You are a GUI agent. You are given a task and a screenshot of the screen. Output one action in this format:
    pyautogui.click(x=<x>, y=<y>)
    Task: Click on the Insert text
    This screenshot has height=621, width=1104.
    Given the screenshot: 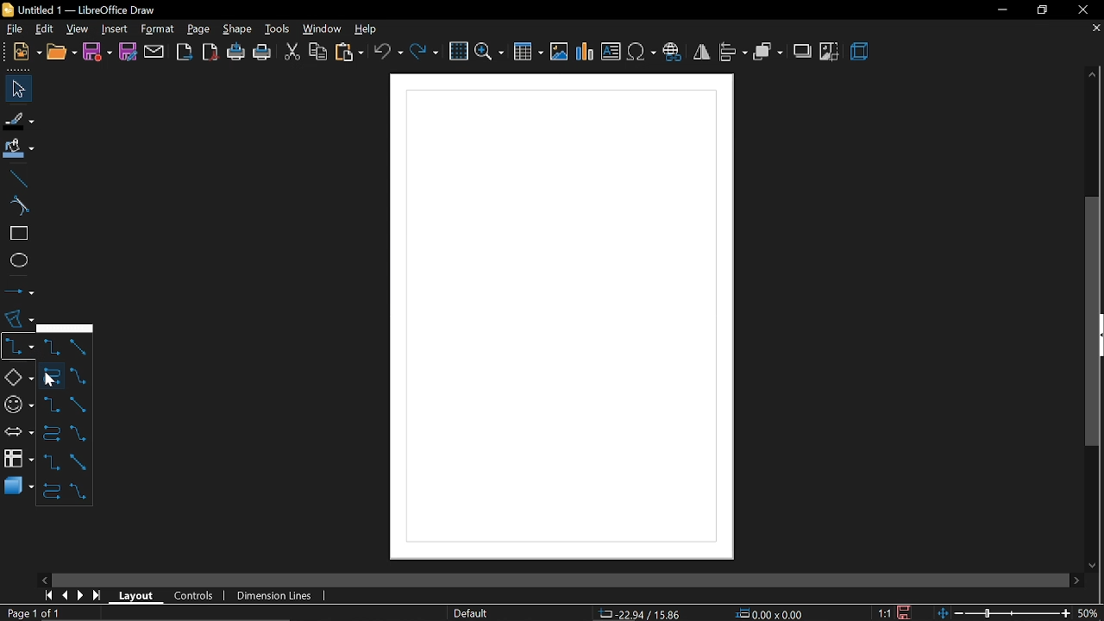 What is the action you would take?
    pyautogui.click(x=611, y=52)
    